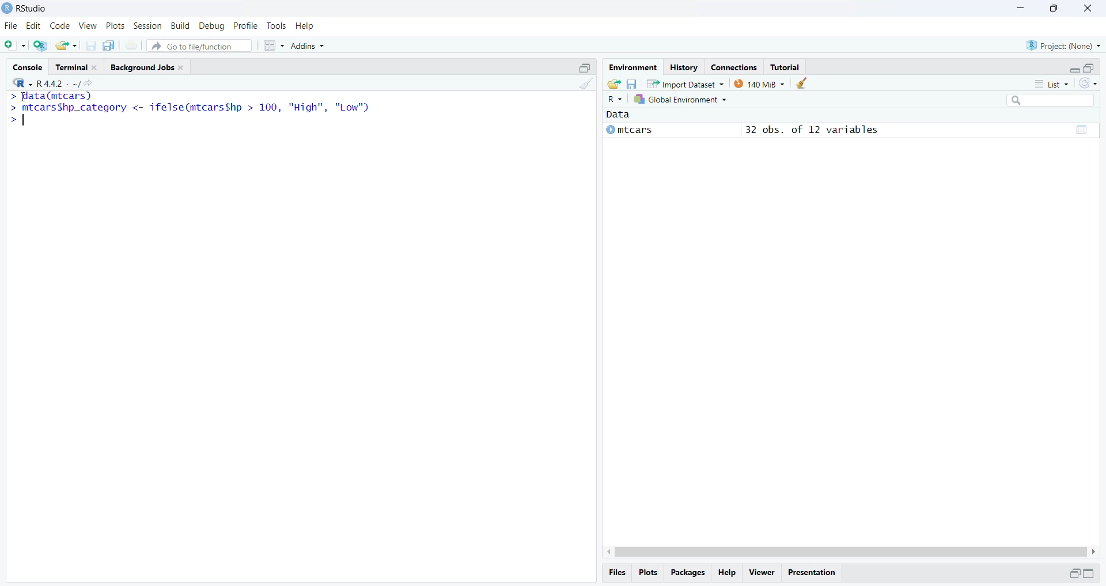 The image size is (1106, 586). What do you see at coordinates (132, 47) in the screenshot?
I see `Print the current file` at bounding box center [132, 47].